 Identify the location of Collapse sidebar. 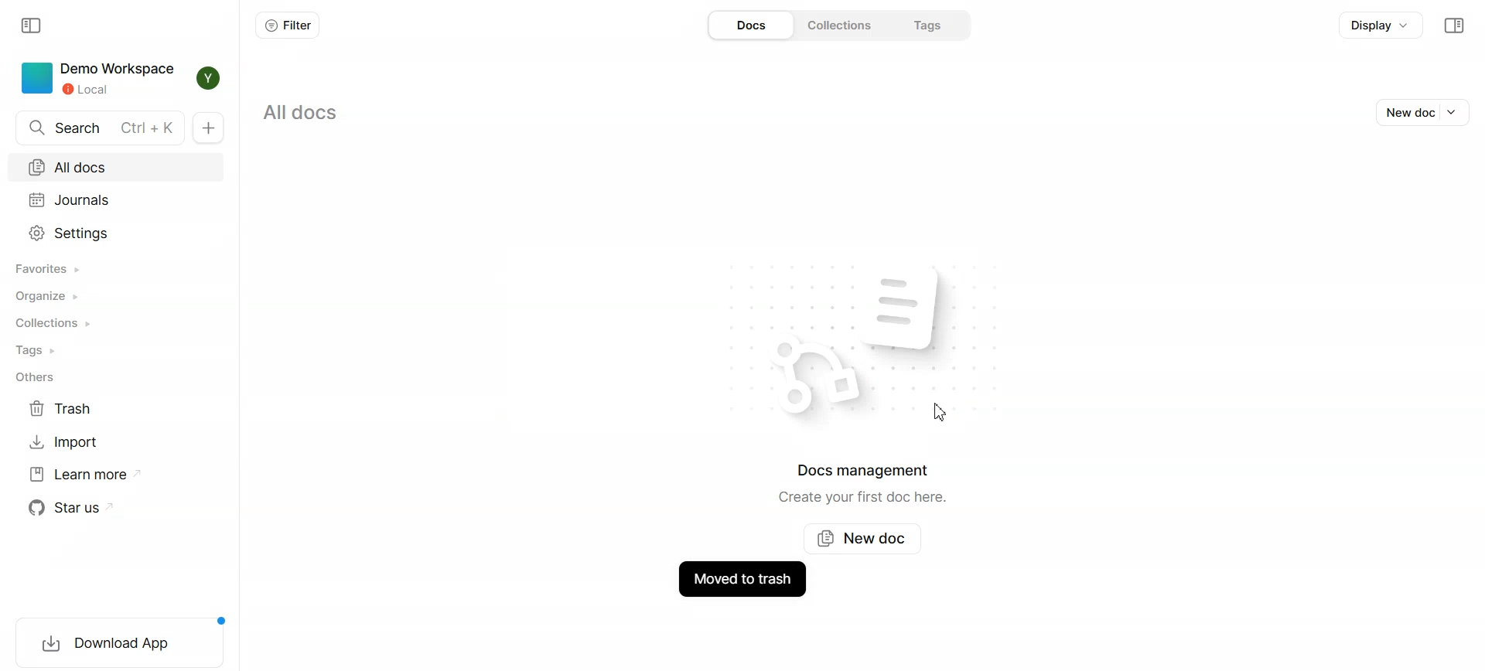
(1456, 26).